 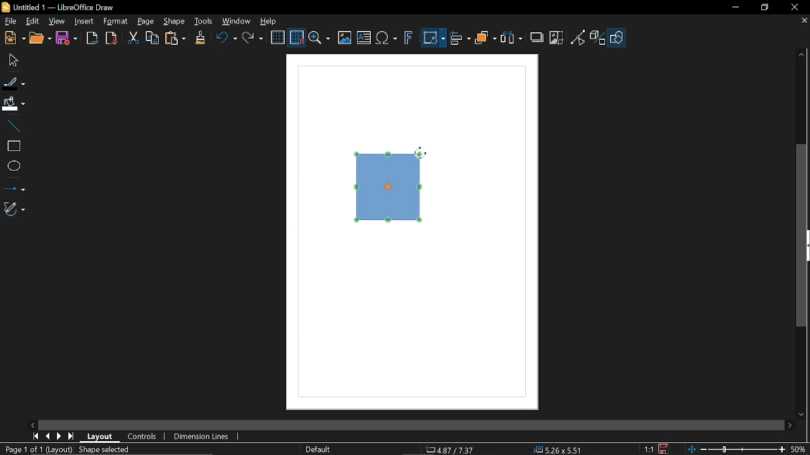 What do you see at coordinates (115, 21) in the screenshot?
I see `Format` at bounding box center [115, 21].